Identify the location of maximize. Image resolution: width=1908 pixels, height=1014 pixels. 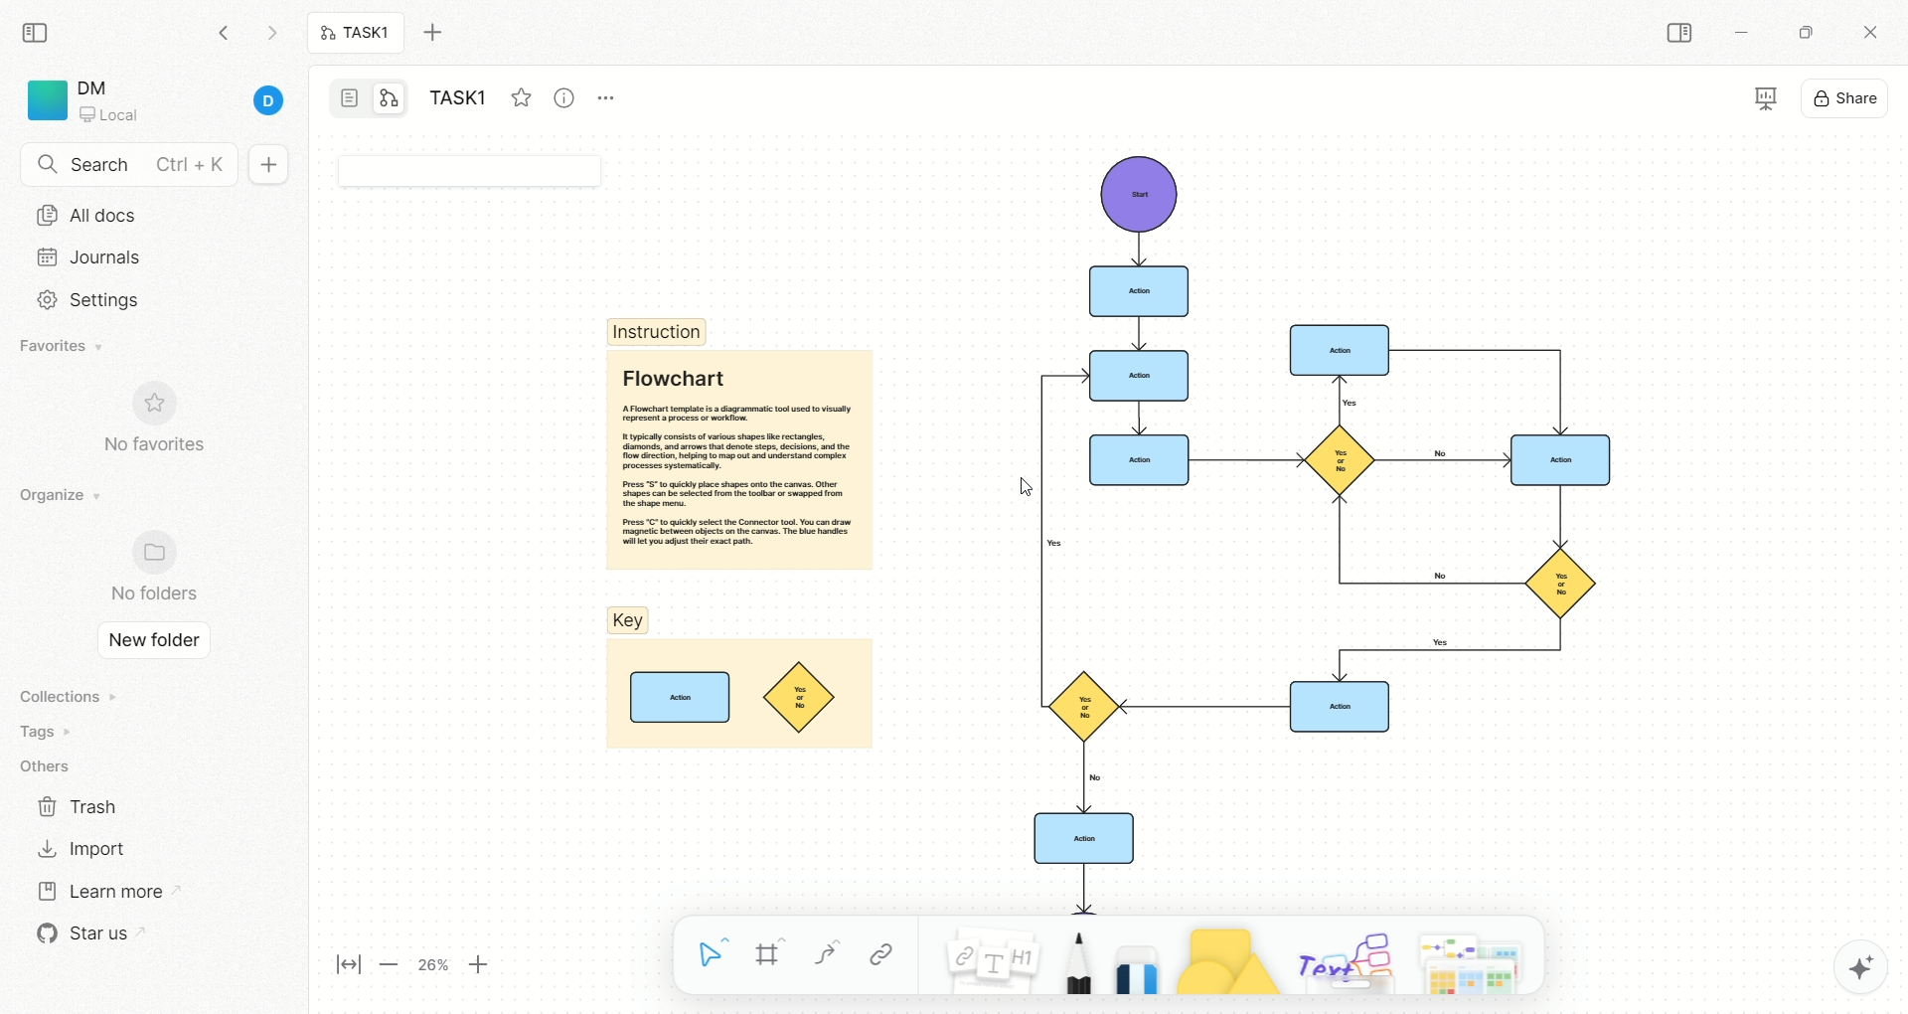
(1800, 31).